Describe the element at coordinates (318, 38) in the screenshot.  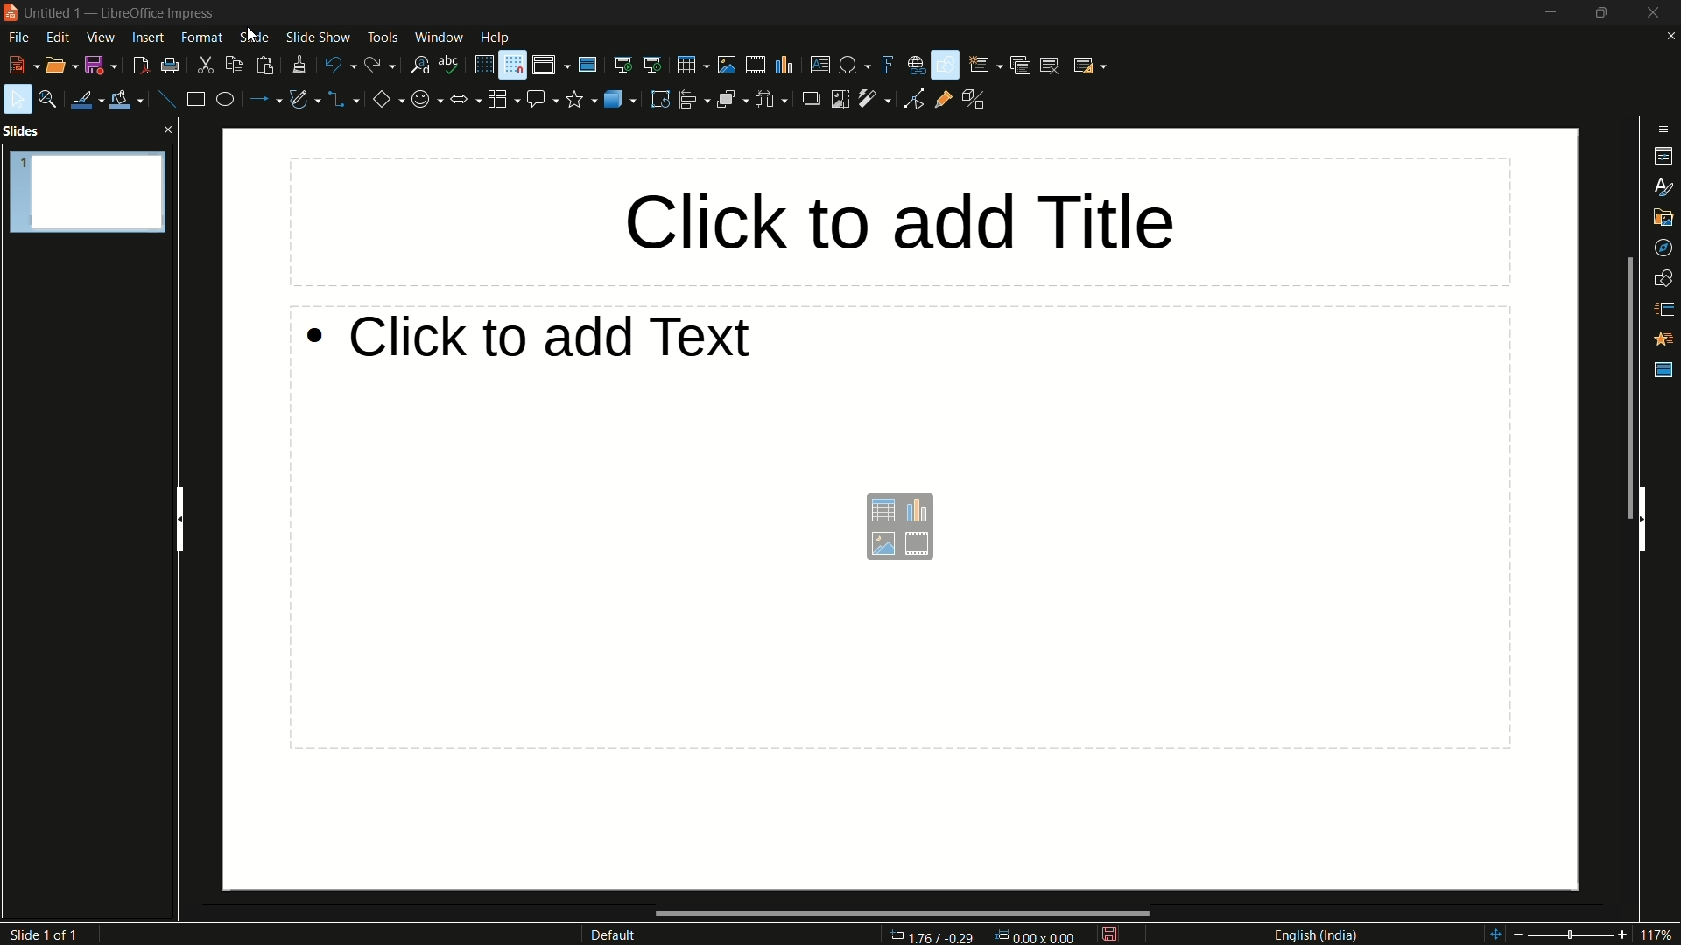
I see `slide show menu` at that location.